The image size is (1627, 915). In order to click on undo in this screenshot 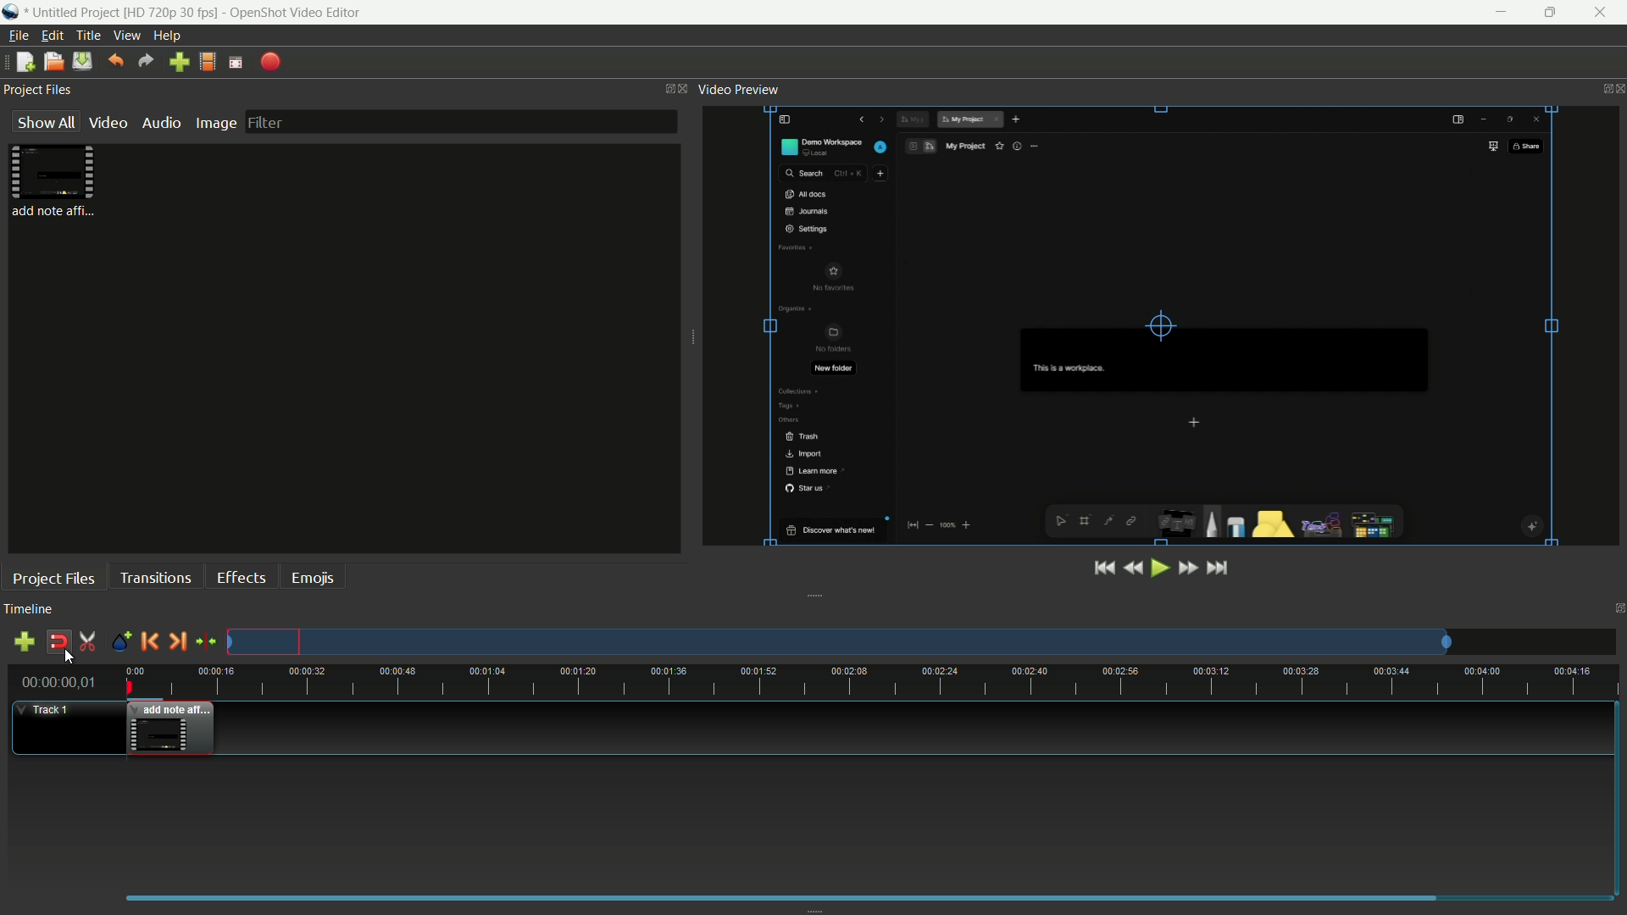, I will do `click(114, 63)`.